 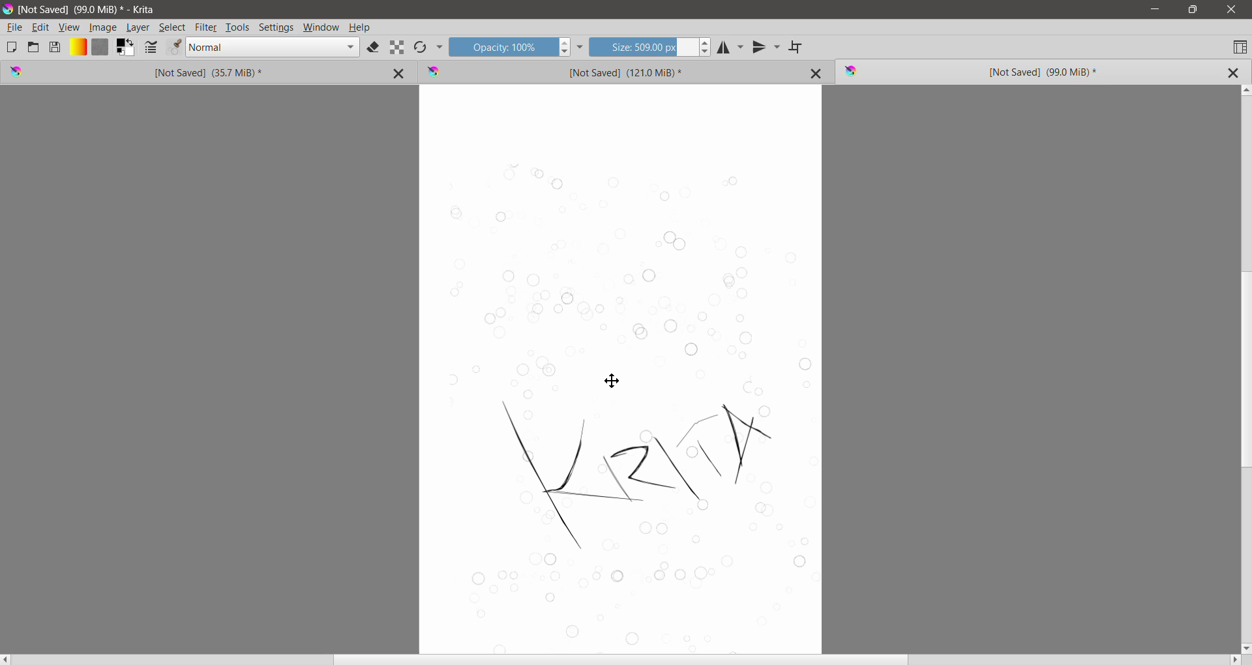 I want to click on Horizontal Scroll Bar, so click(x=621, y=660).